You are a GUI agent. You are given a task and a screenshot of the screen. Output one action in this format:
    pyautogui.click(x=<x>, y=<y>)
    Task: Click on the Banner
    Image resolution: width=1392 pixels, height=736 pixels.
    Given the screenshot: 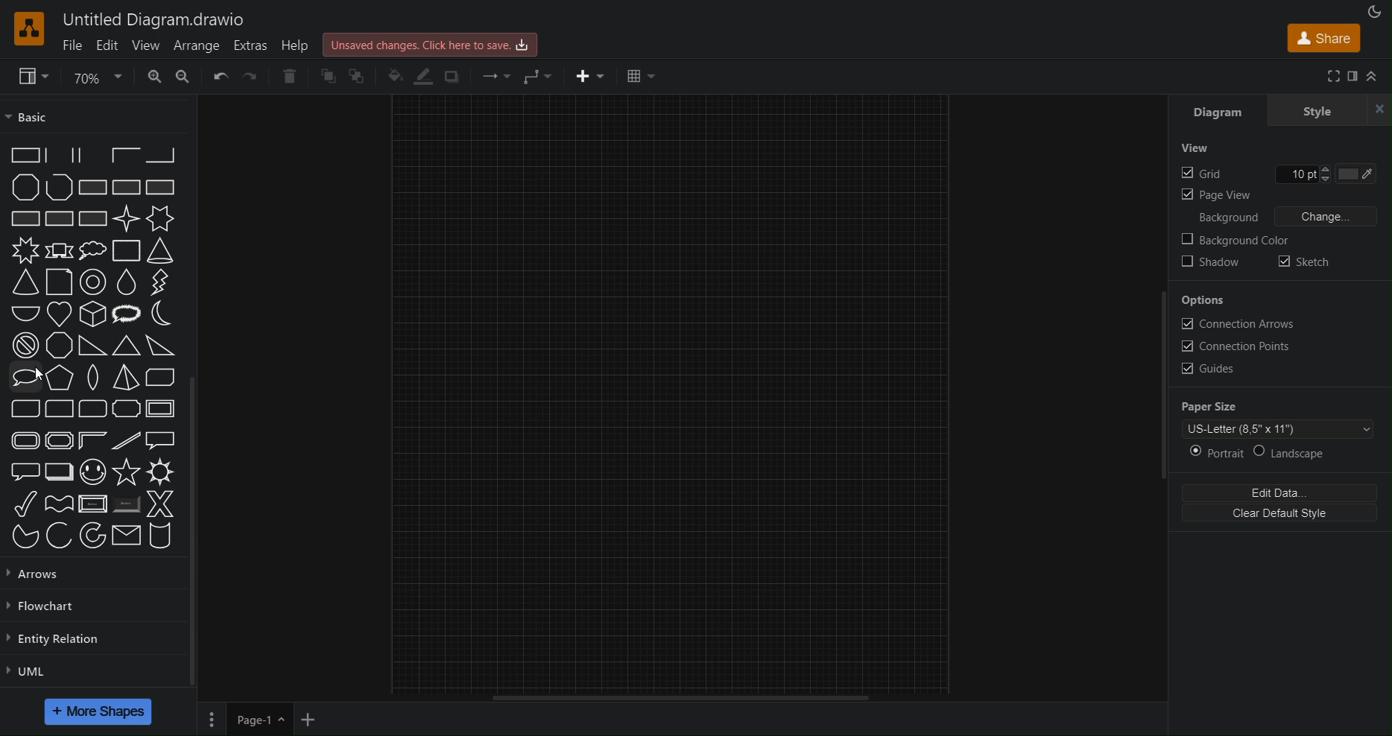 What is the action you would take?
    pyautogui.click(x=59, y=250)
    